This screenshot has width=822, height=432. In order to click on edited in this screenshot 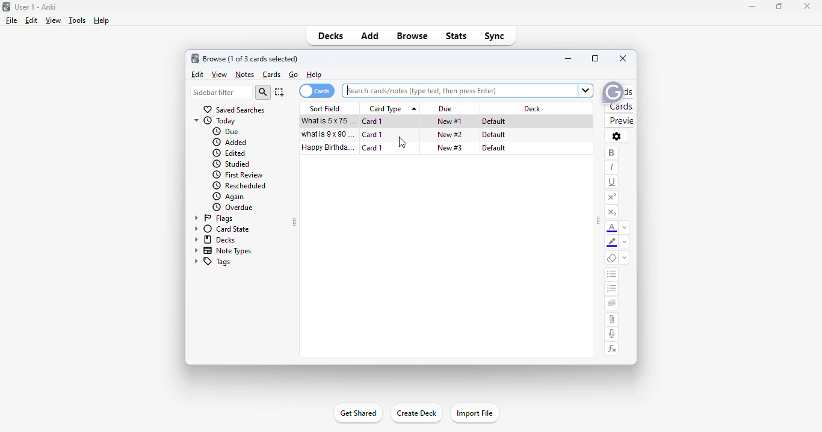, I will do `click(230, 153)`.